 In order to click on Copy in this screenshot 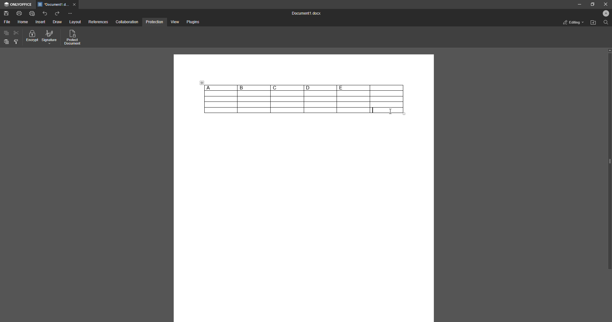, I will do `click(6, 33)`.